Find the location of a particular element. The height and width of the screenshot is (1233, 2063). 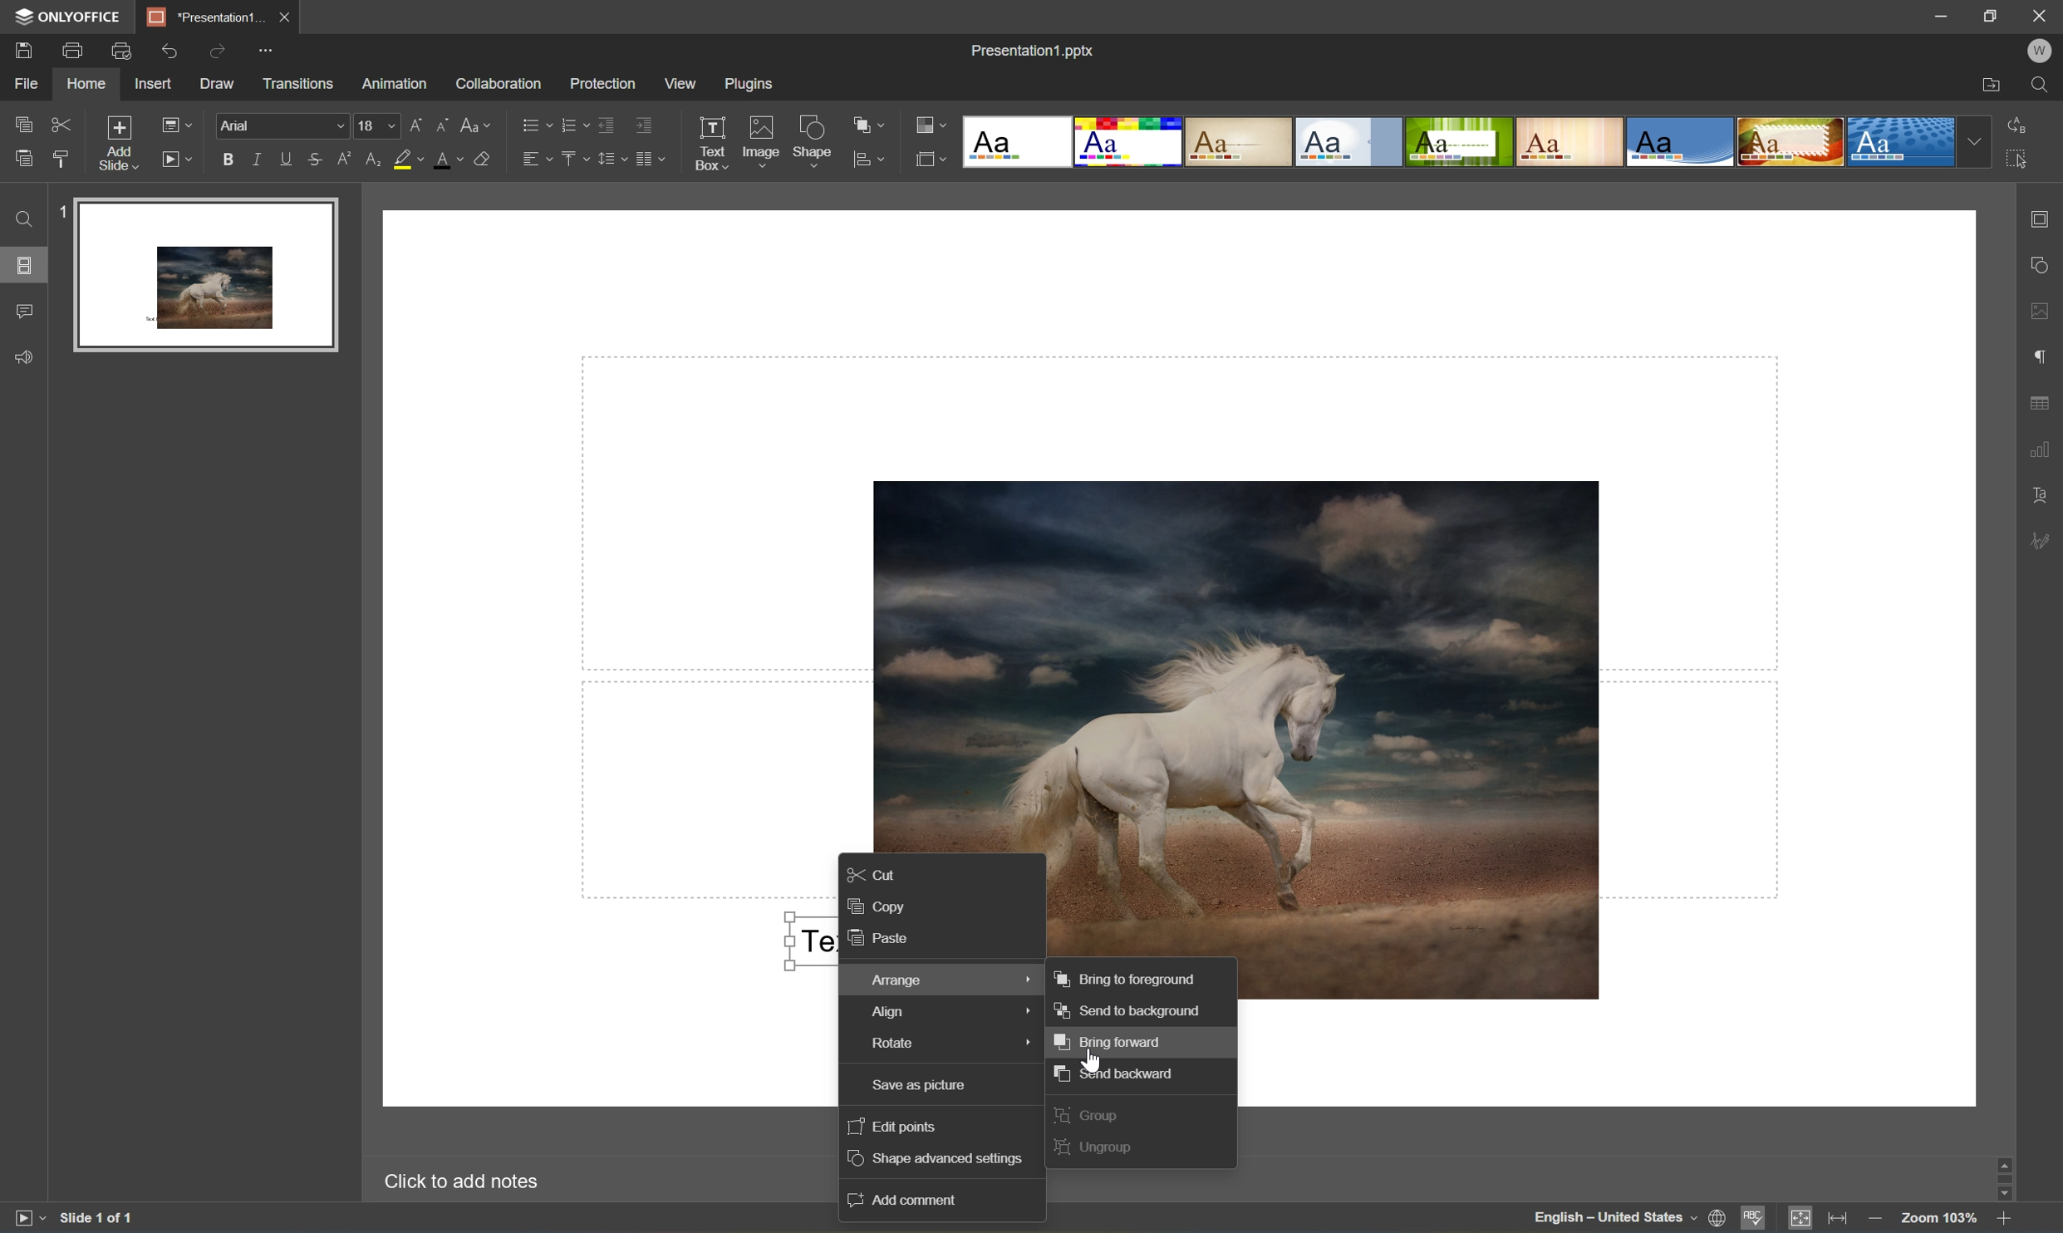

Change slide Layout is located at coordinates (175, 127).